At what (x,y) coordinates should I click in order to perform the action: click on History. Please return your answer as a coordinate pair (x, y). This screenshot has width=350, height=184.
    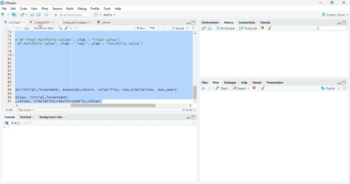
    Looking at the image, I should click on (228, 22).